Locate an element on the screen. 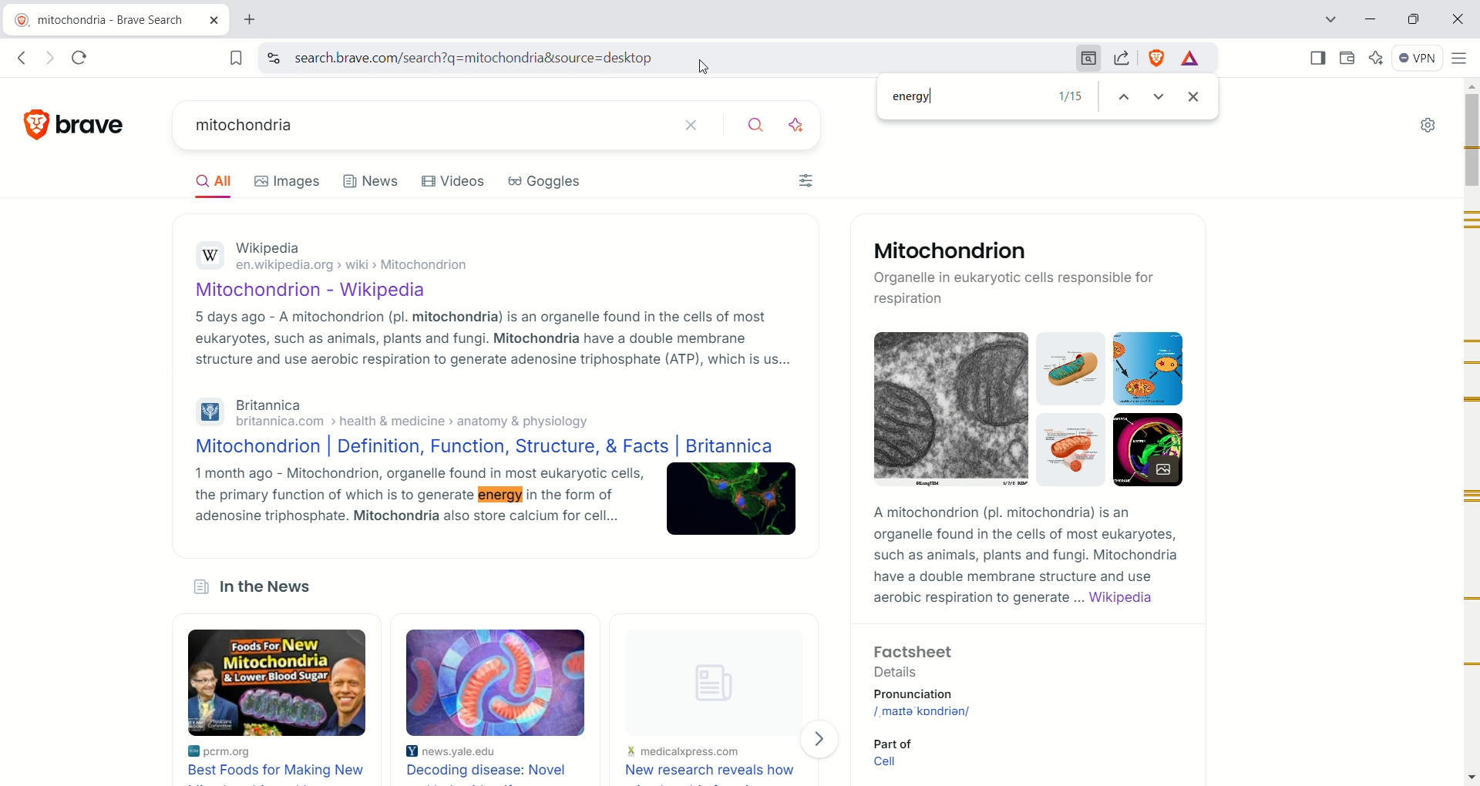 The image size is (1480, 786). share this page is located at coordinates (1122, 58).